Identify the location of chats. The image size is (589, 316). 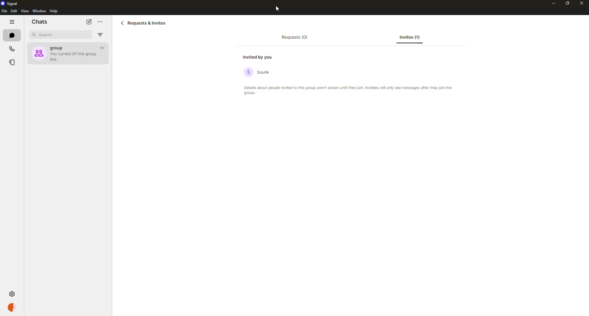
(40, 22).